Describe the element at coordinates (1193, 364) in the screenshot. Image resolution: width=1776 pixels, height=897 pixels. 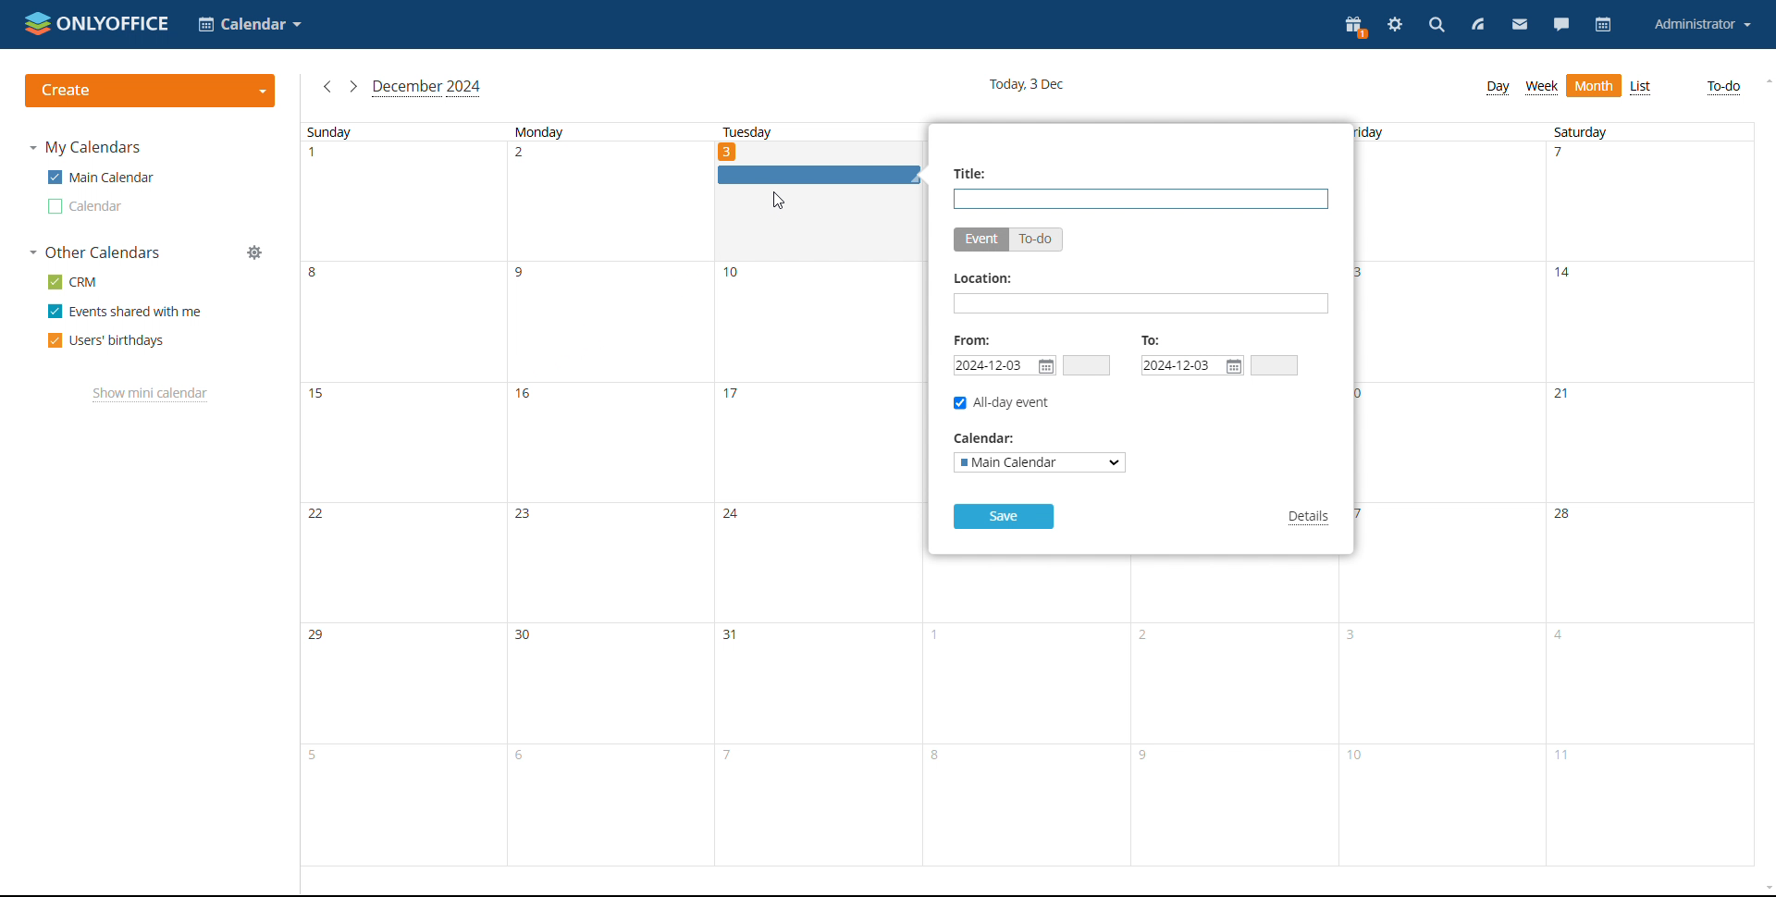
I see `end date` at that location.